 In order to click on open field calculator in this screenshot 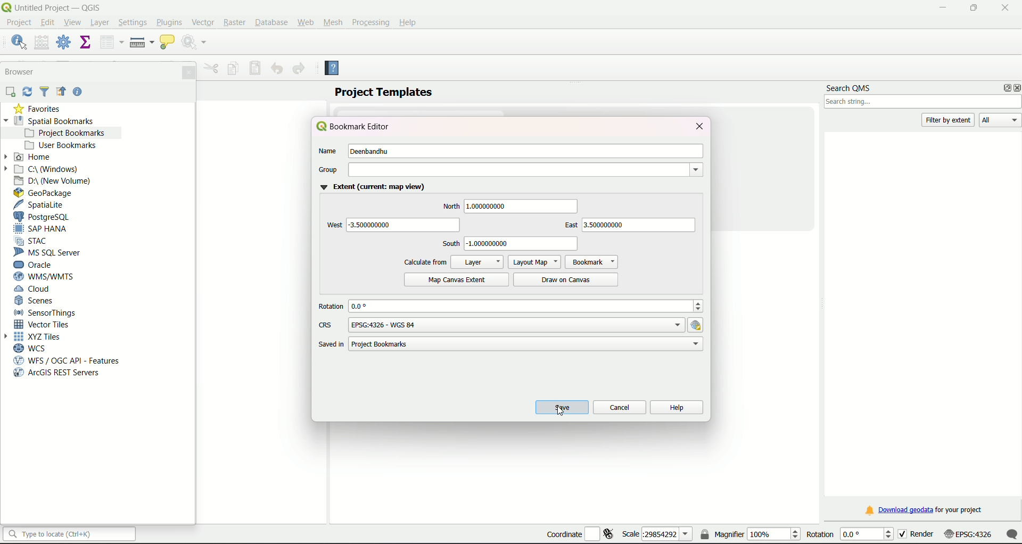, I will do `click(42, 42)`.